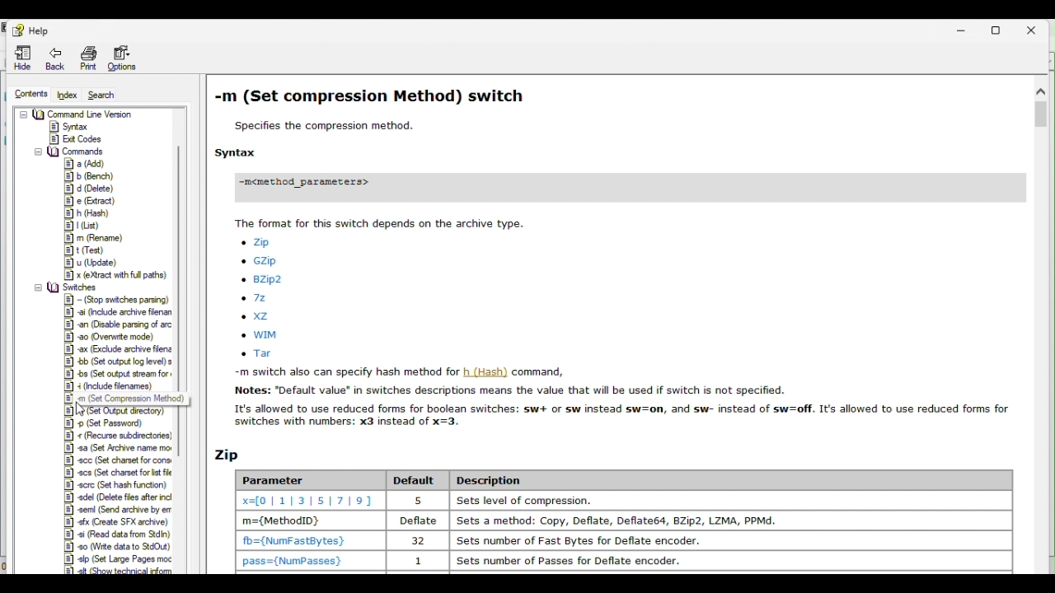 The image size is (1055, 593). What do you see at coordinates (69, 96) in the screenshot?
I see `Index` at bounding box center [69, 96].